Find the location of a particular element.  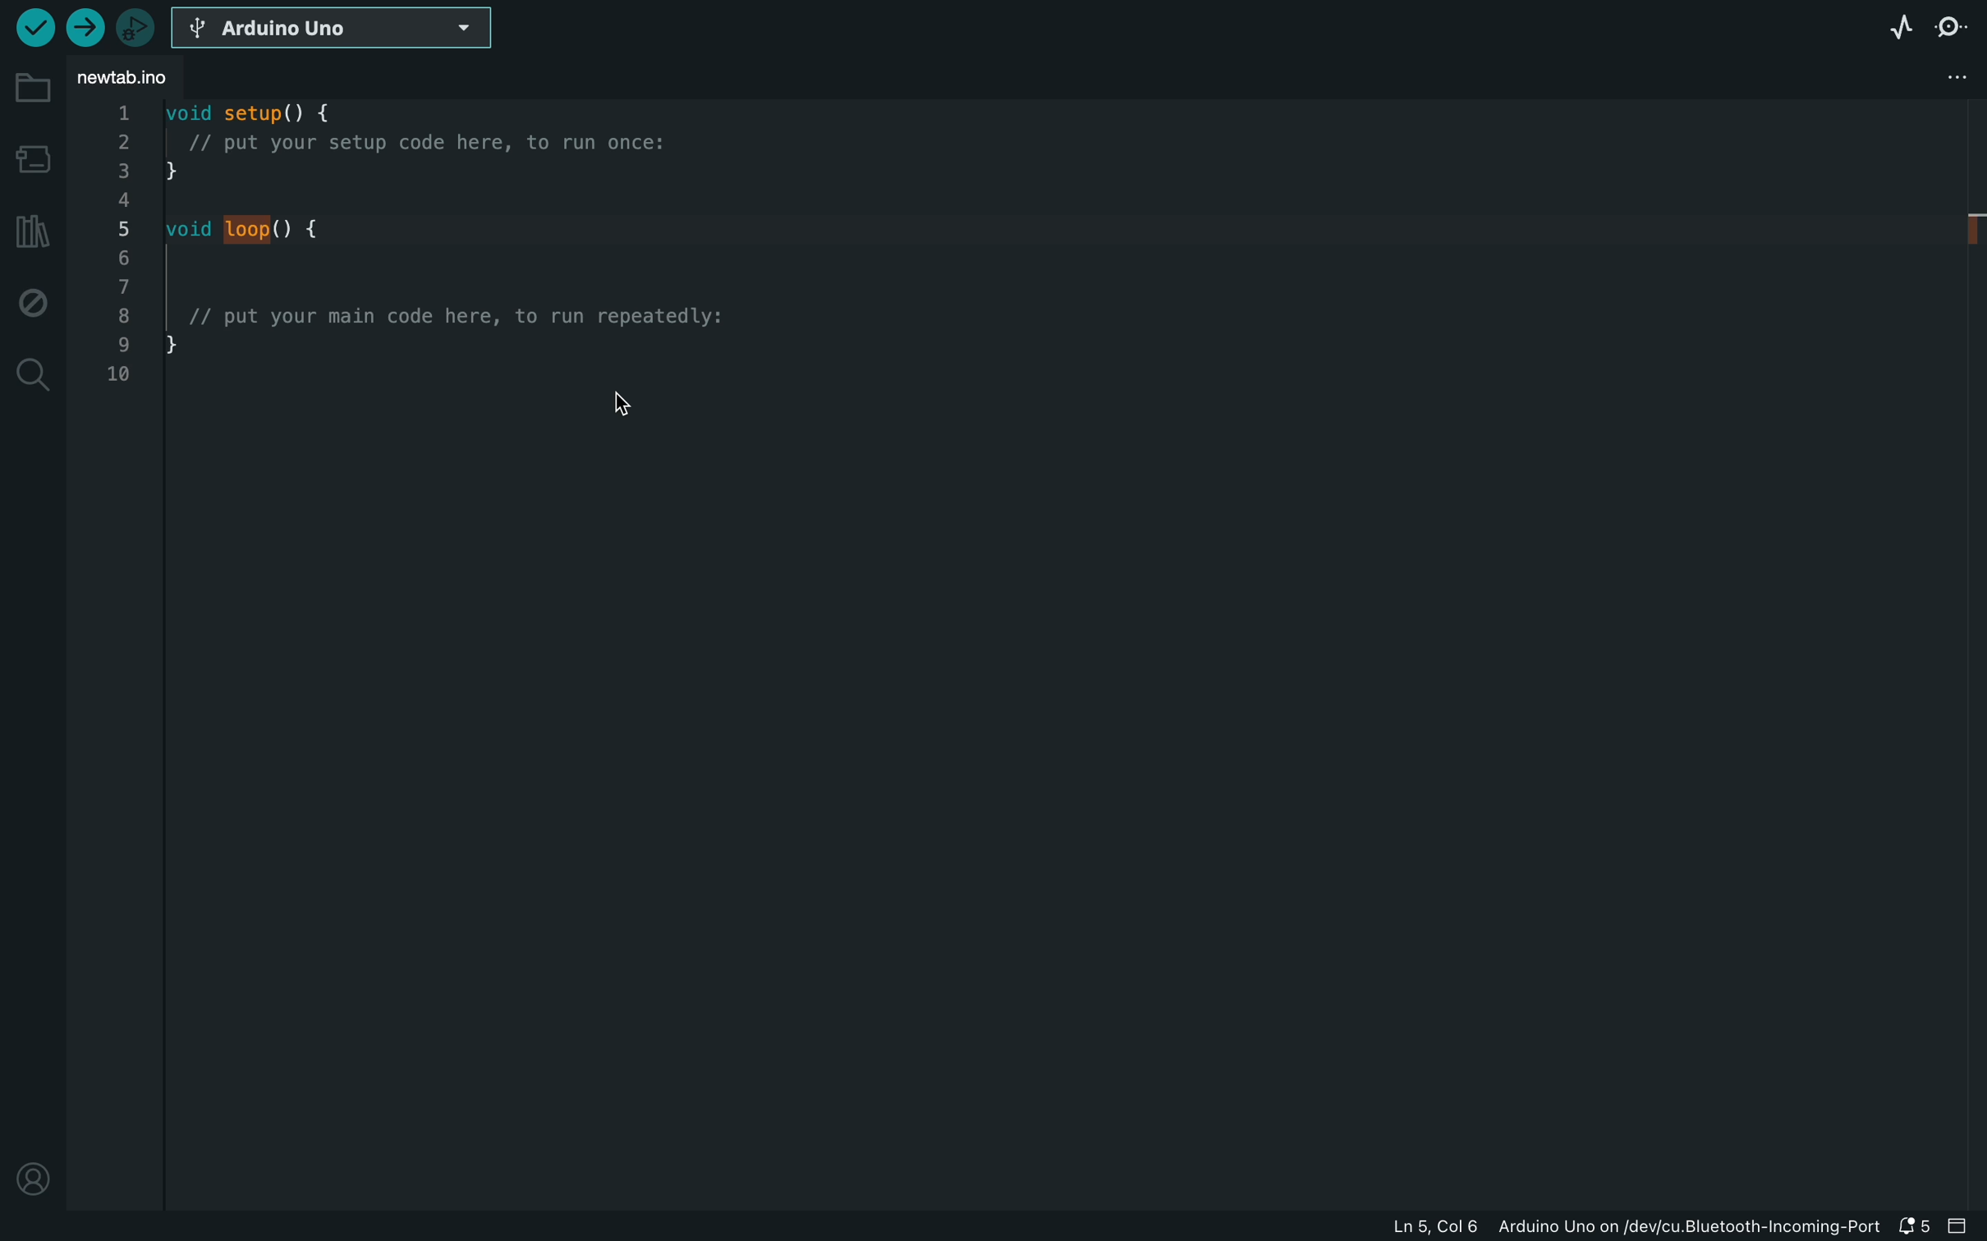

debug is located at coordinates (29, 300).